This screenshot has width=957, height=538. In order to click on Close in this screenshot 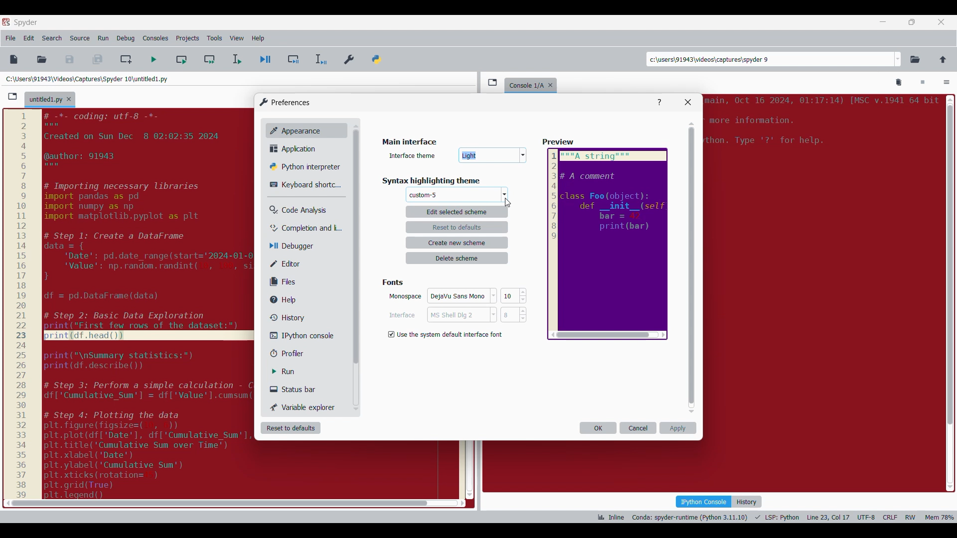, I will do `click(688, 102)`.